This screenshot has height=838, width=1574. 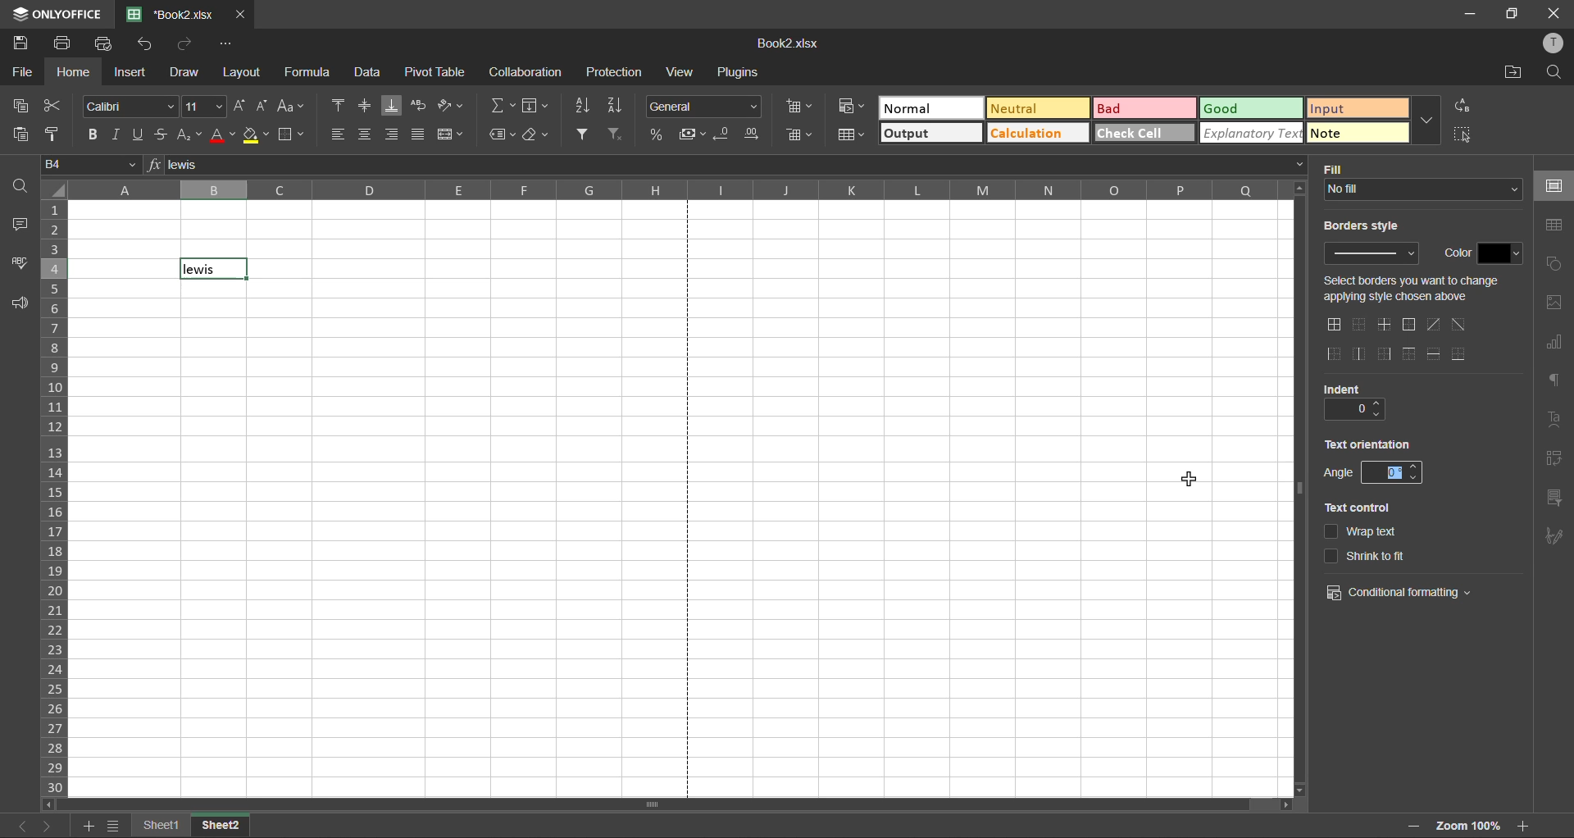 I want to click on wrap text, so click(x=1363, y=531).